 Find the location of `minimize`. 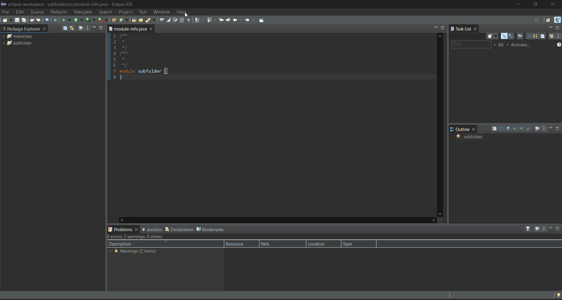

minimize is located at coordinates (551, 28).